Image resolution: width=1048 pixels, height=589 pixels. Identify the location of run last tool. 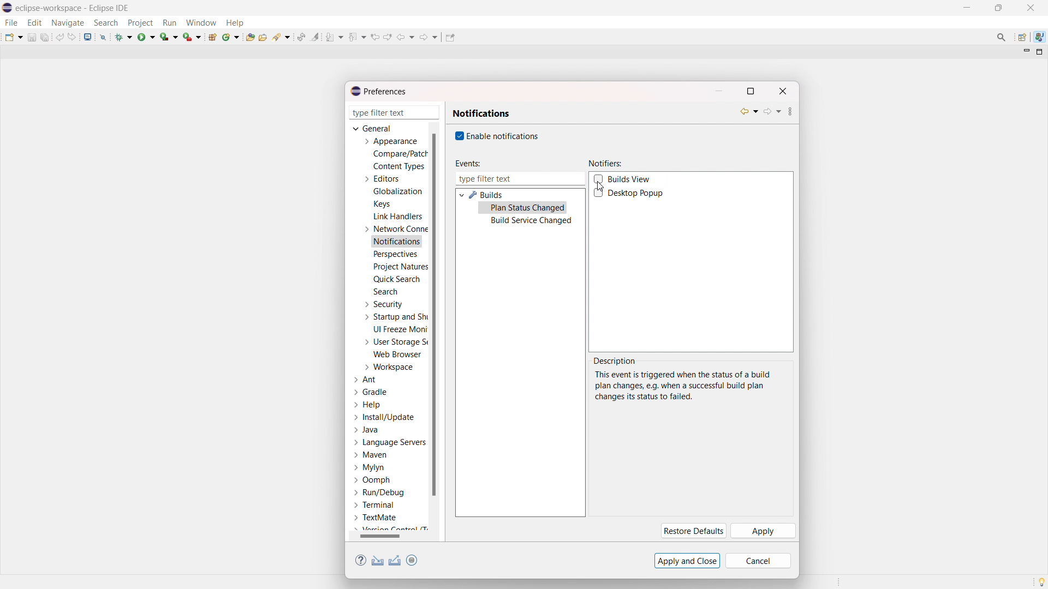
(193, 37).